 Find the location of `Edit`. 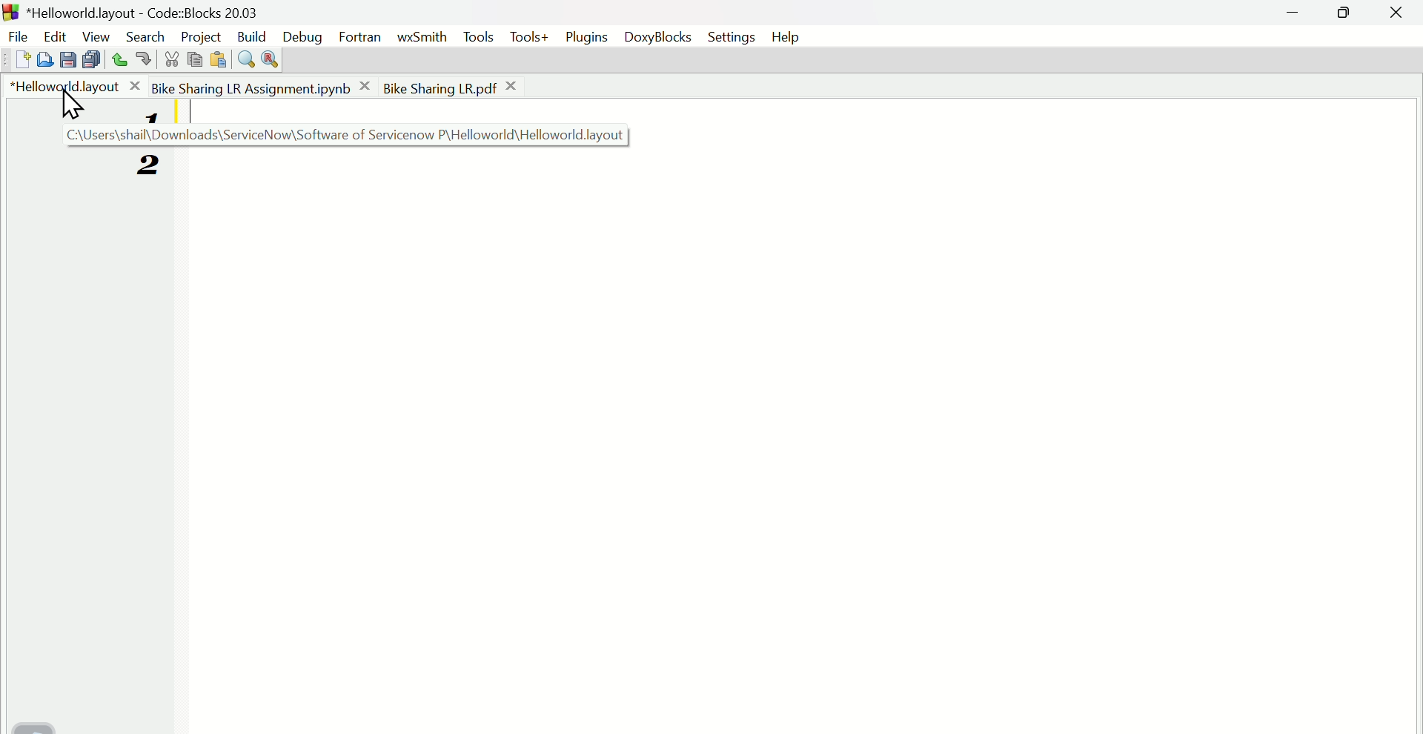

Edit is located at coordinates (53, 35).